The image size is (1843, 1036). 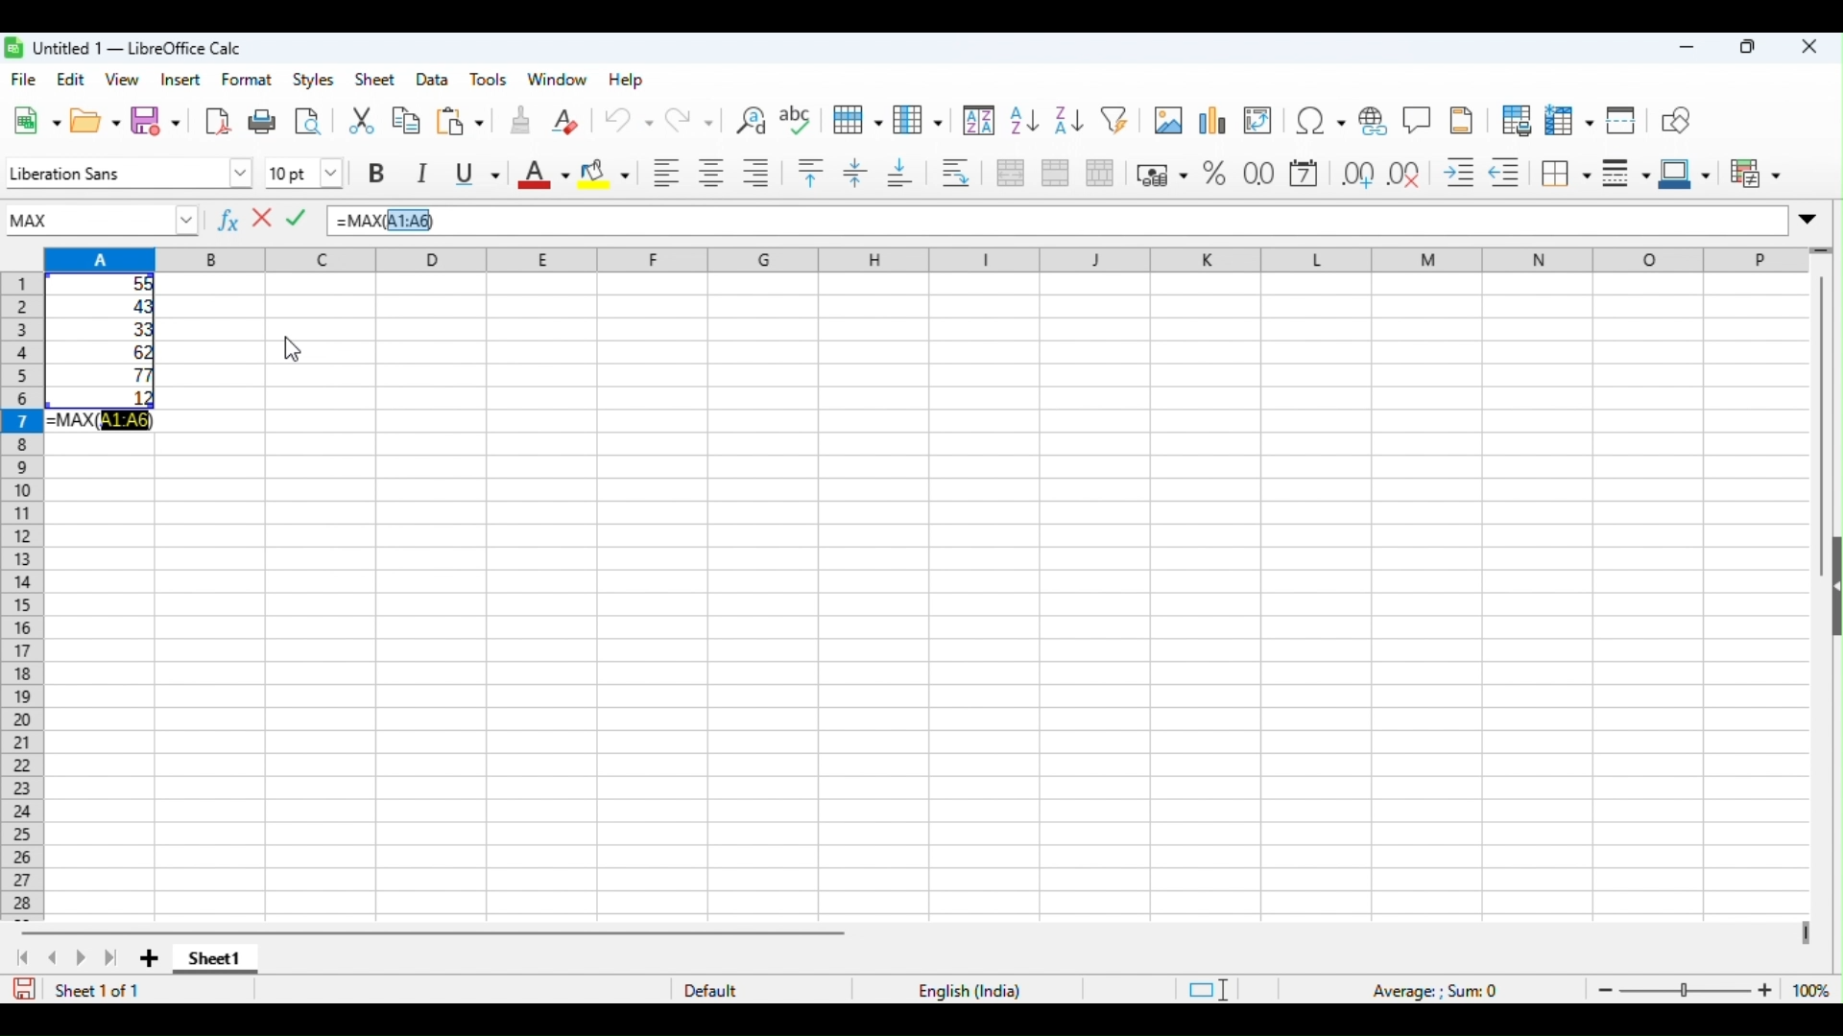 I want to click on cut, so click(x=361, y=123).